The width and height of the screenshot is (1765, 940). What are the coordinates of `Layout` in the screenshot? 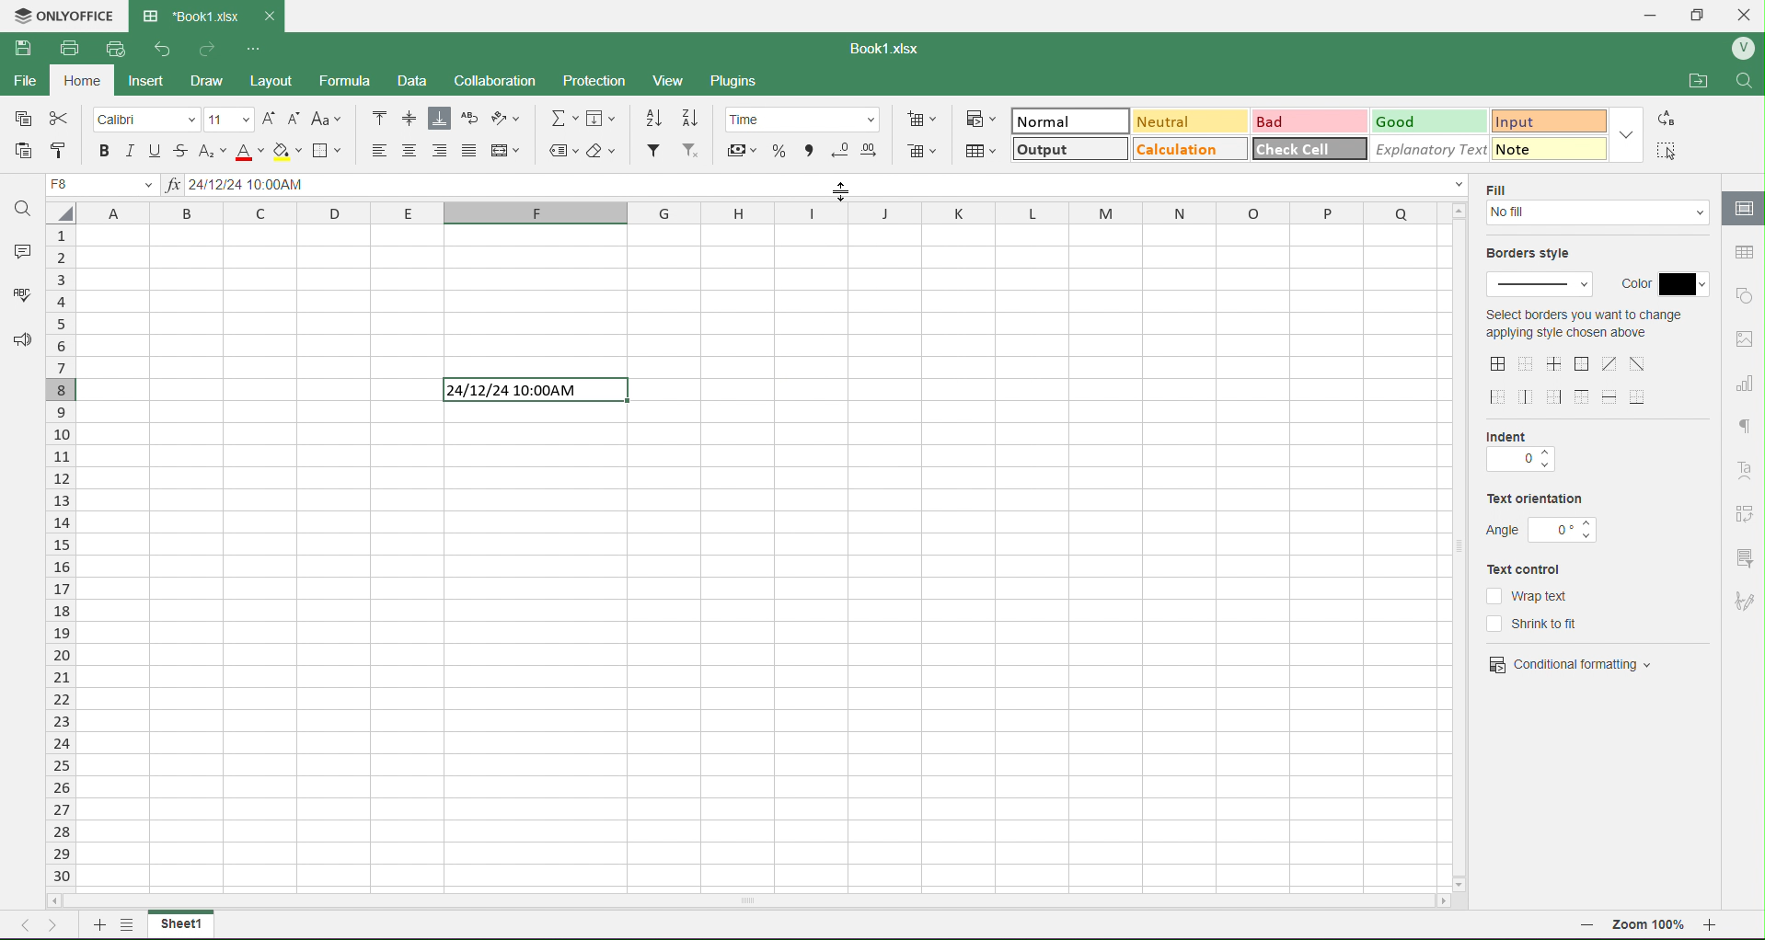 It's located at (284, 81).